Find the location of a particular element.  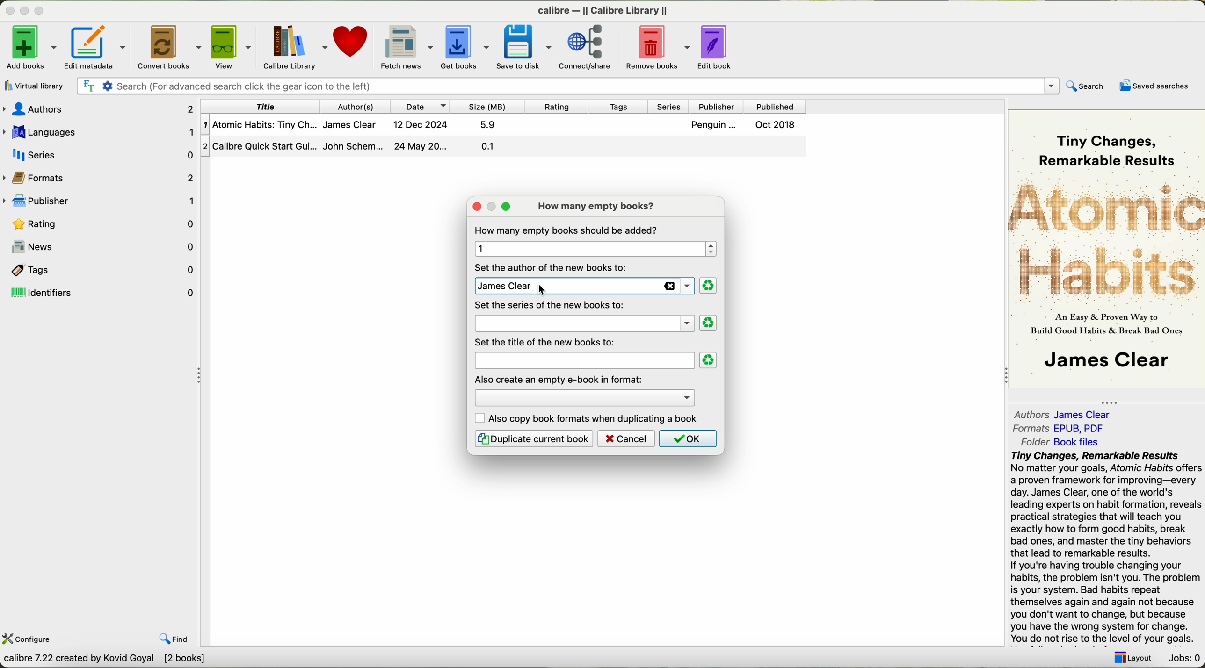

remove books is located at coordinates (657, 48).